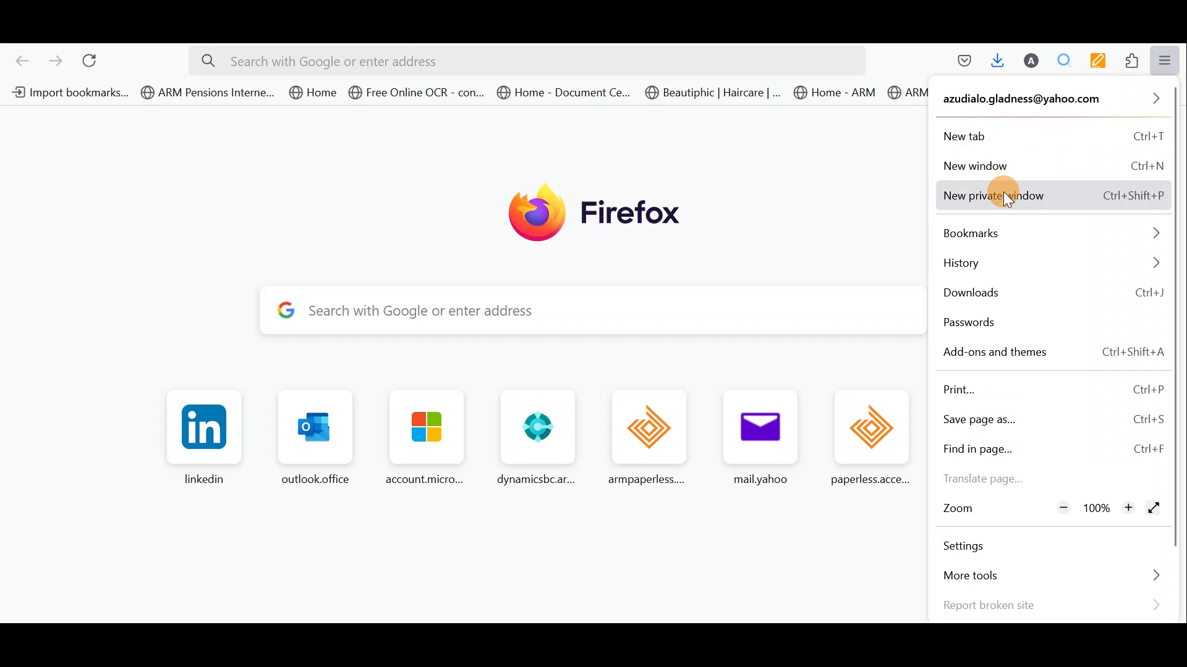 The image size is (1187, 667). What do you see at coordinates (524, 61) in the screenshot?
I see `Search bar` at bounding box center [524, 61].